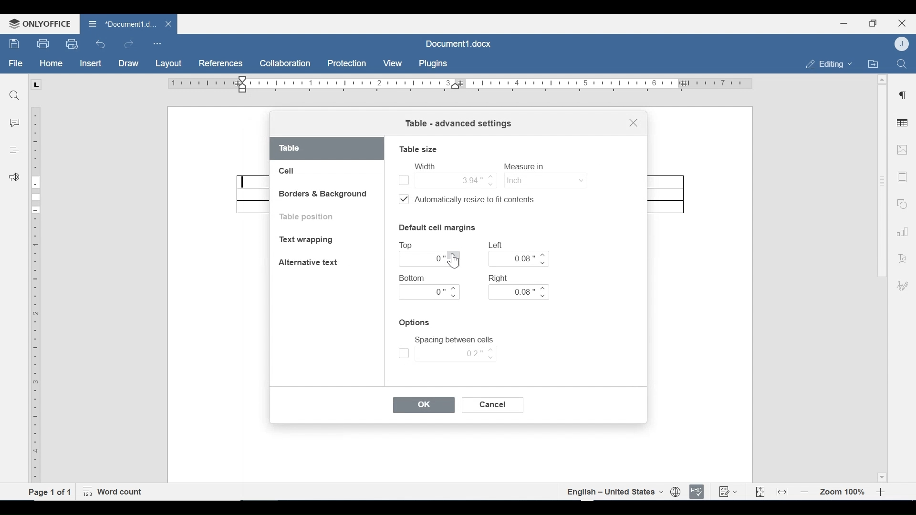  I want to click on Set document language, so click(676, 492).